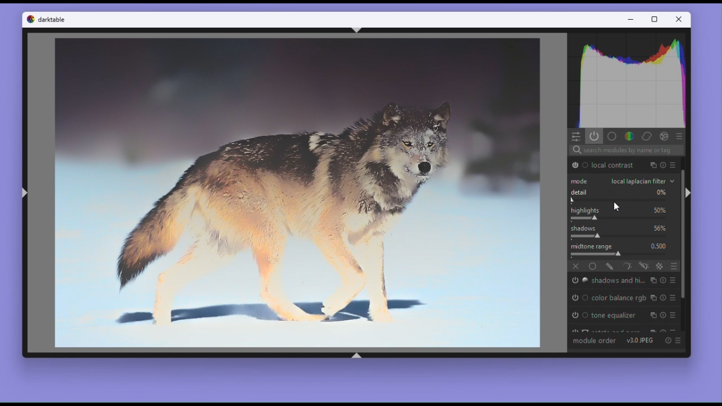  I want to click on Detail 0%, so click(624, 191).